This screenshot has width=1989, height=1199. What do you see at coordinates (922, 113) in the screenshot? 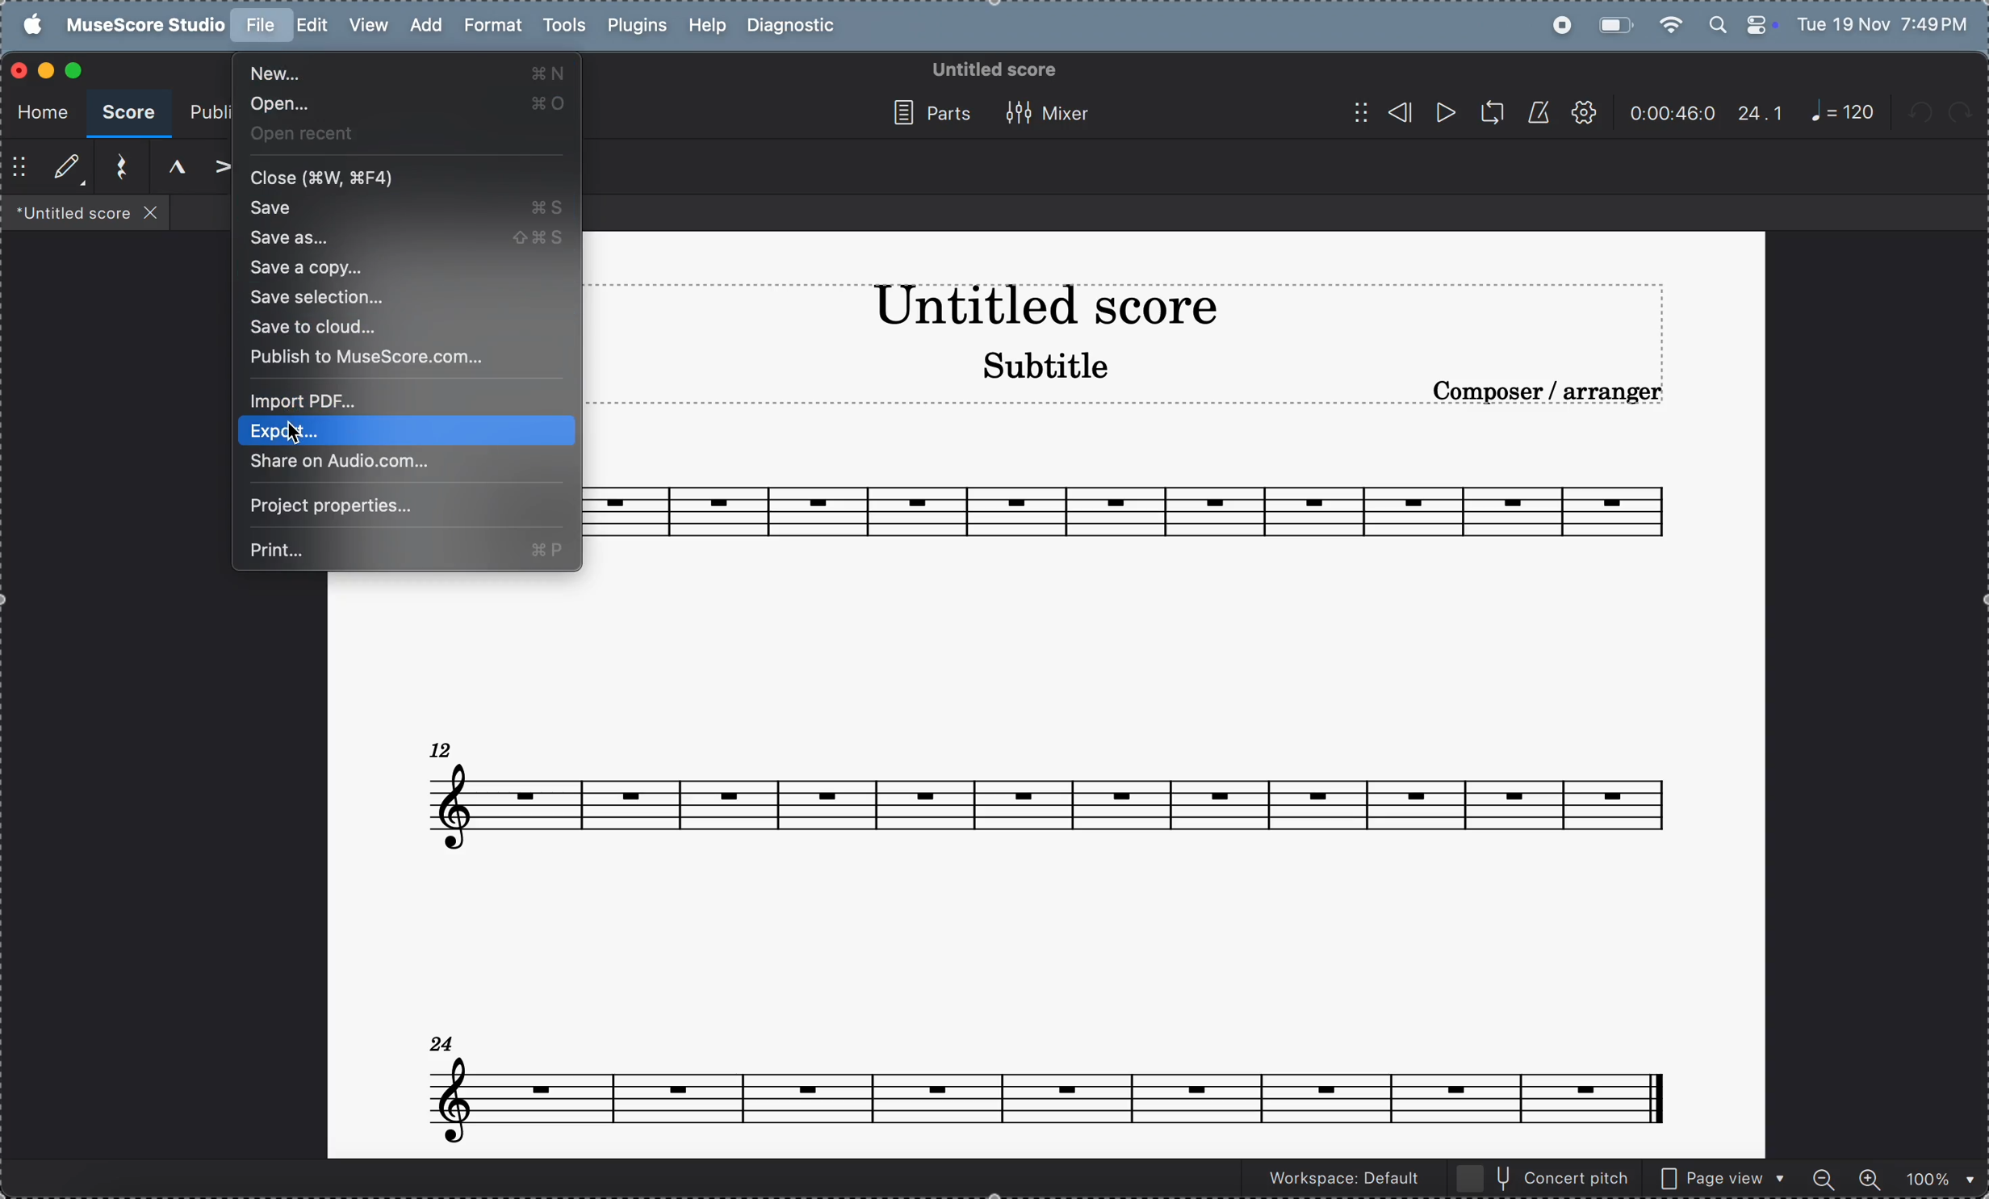
I see `parts` at bounding box center [922, 113].